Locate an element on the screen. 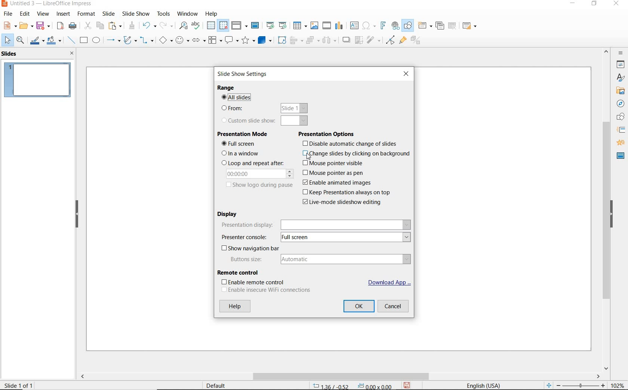 This screenshot has width=628, height=390. INSERT CHART is located at coordinates (339, 25).